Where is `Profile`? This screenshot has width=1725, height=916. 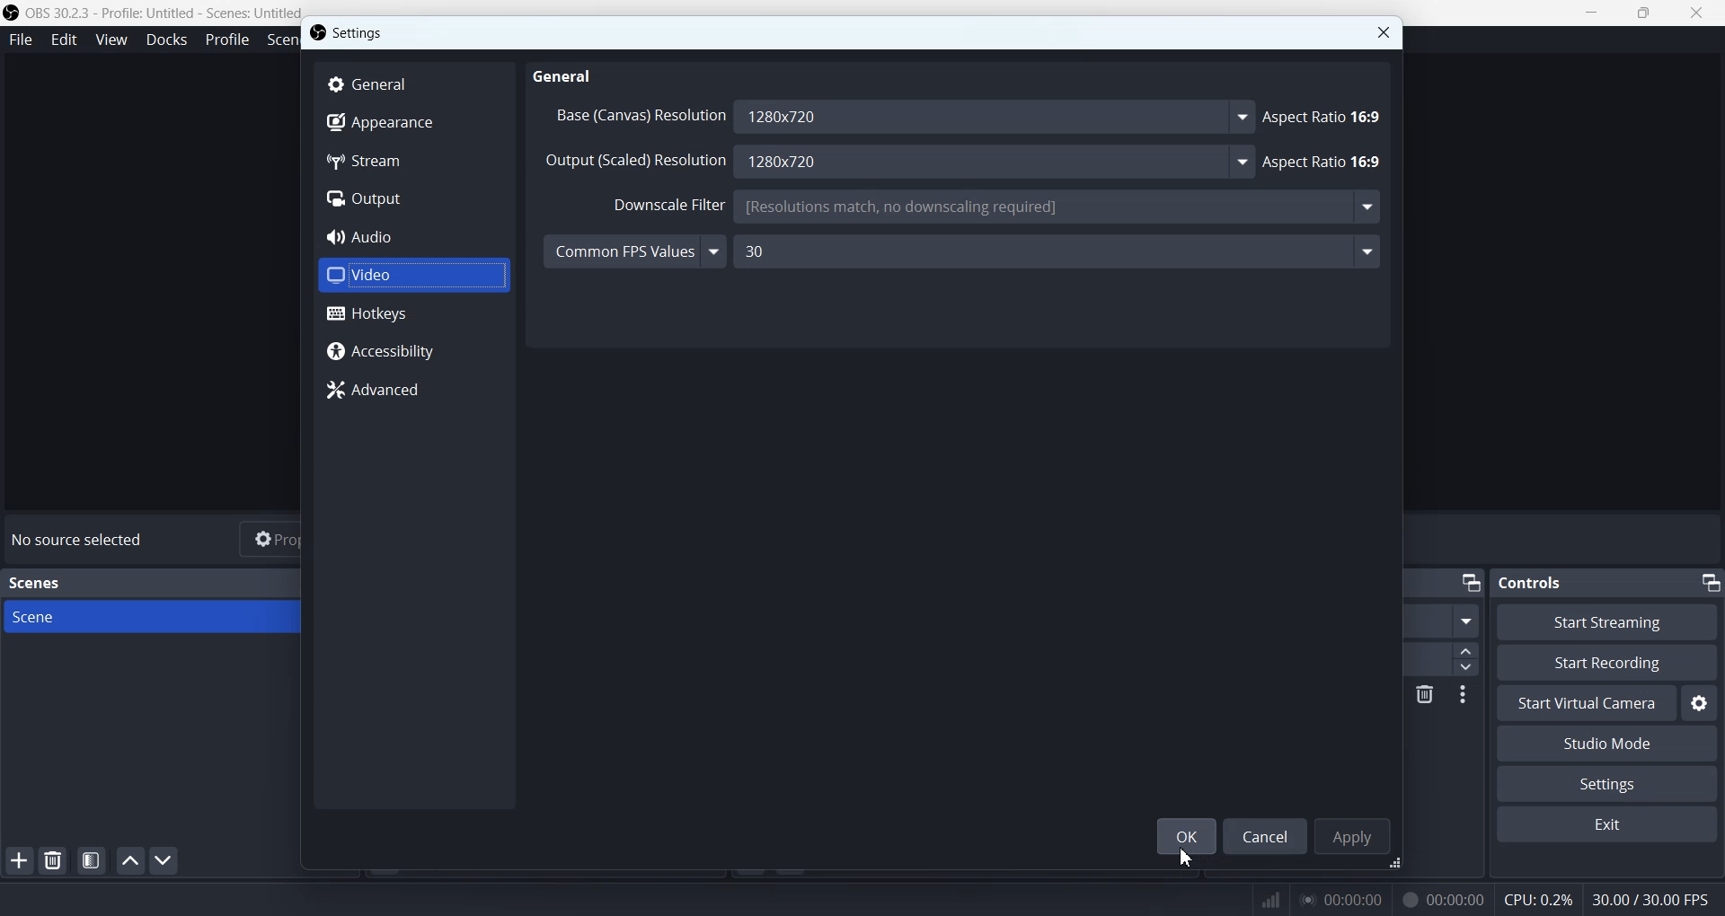
Profile is located at coordinates (225, 41).